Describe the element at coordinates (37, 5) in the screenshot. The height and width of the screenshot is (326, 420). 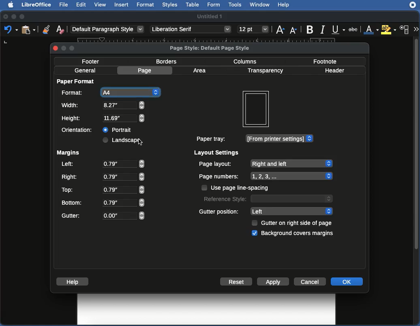
I see `LibreOffice` at that location.